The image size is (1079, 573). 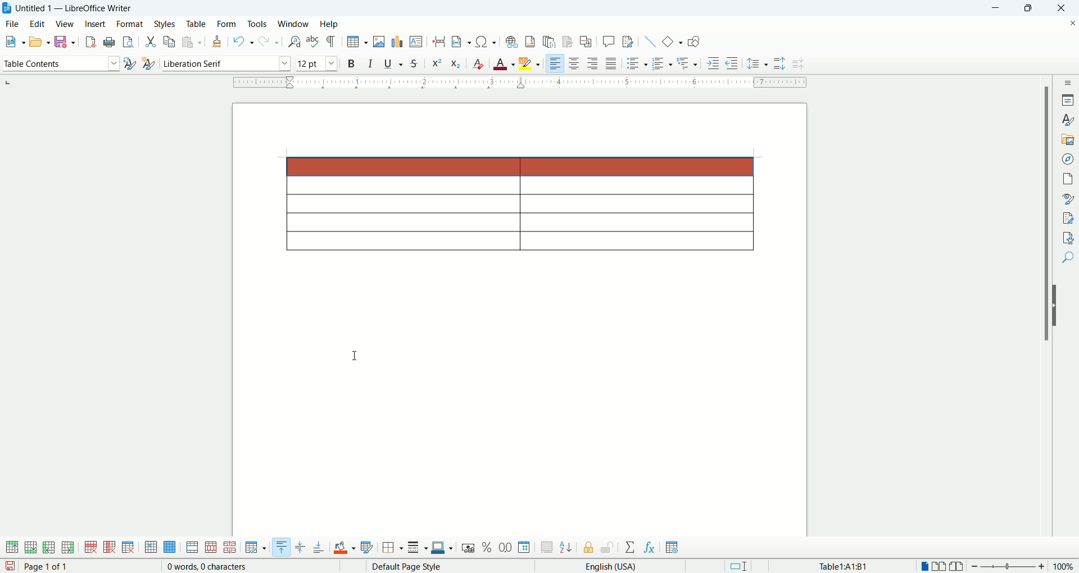 I want to click on optimize size, so click(x=256, y=548).